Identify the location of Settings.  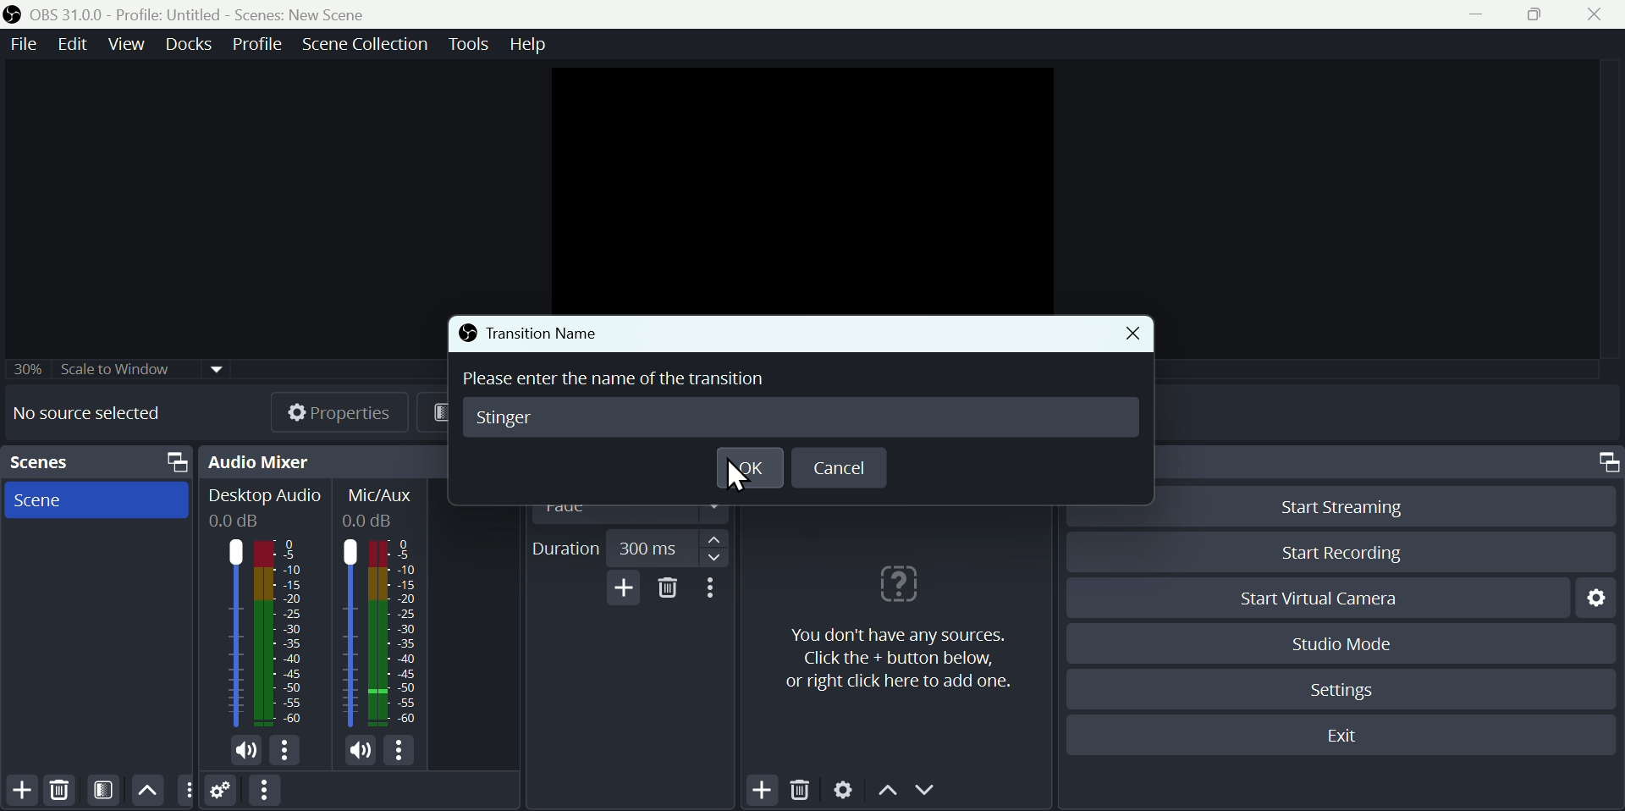
(1595, 596).